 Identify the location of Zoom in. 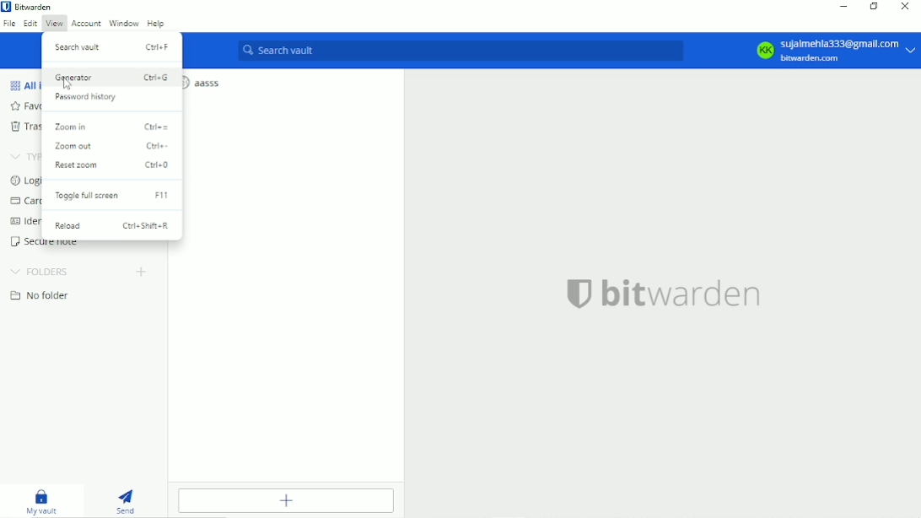
(114, 127).